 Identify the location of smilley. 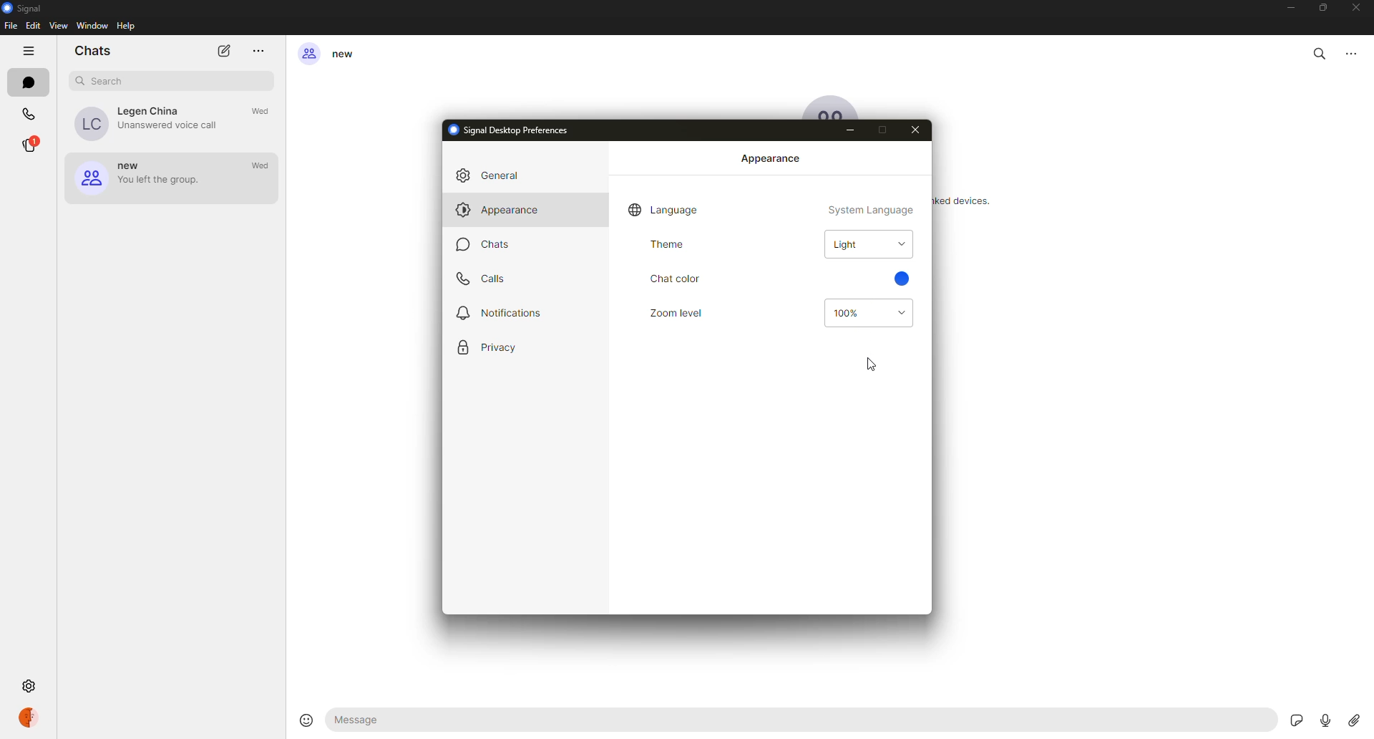
(303, 720).